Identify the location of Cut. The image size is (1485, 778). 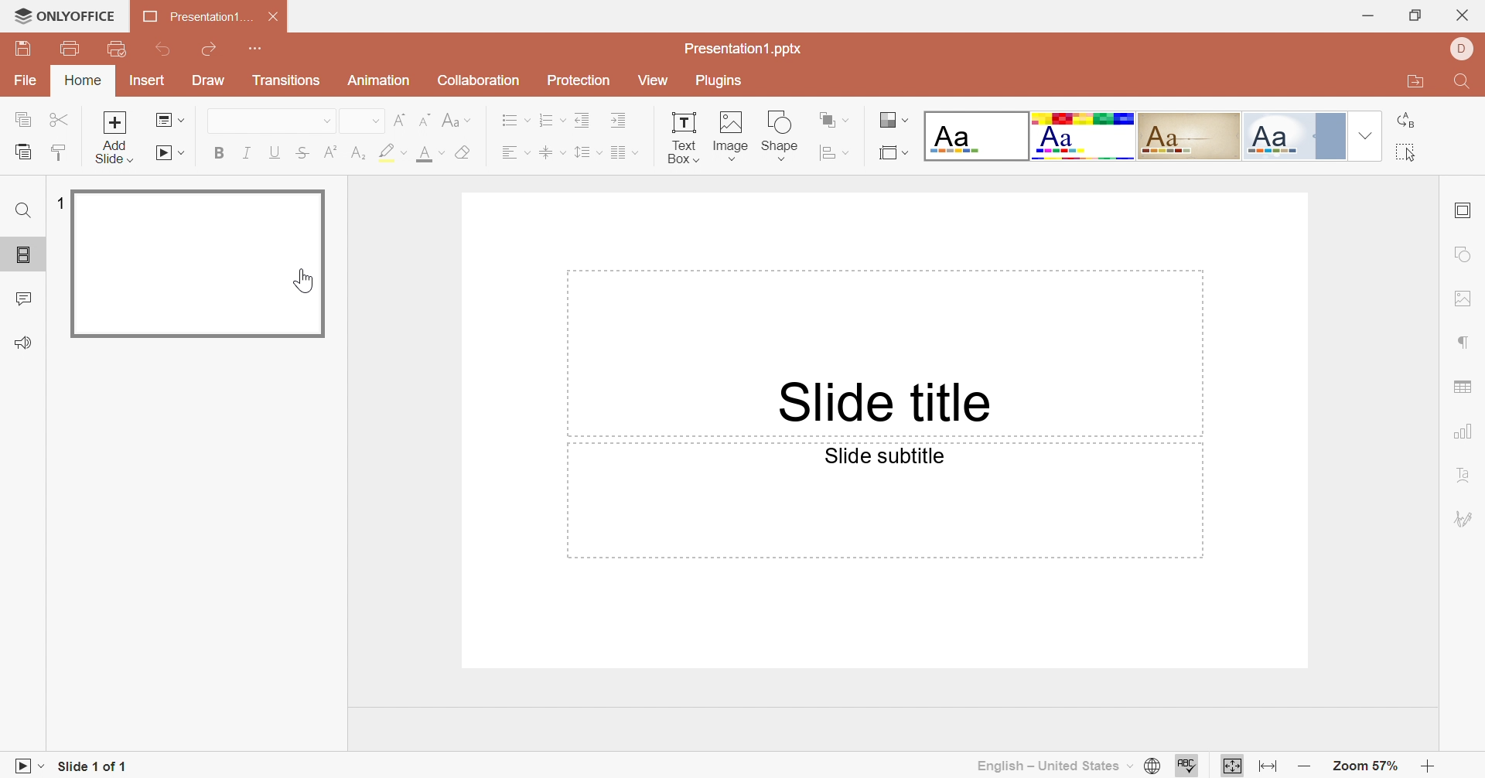
(61, 119).